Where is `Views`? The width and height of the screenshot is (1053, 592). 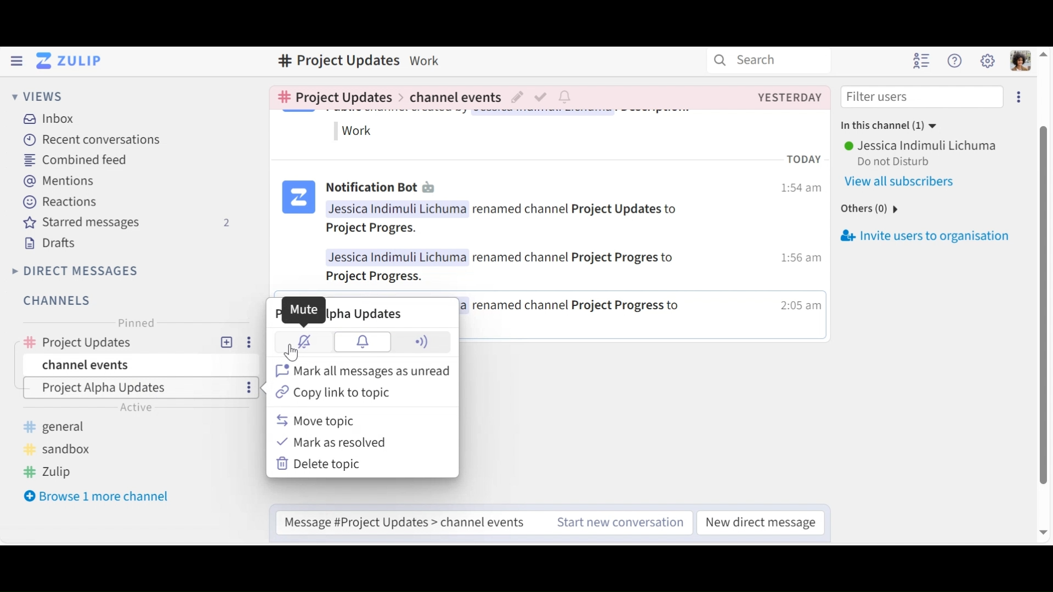 Views is located at coordinates (38, 97).